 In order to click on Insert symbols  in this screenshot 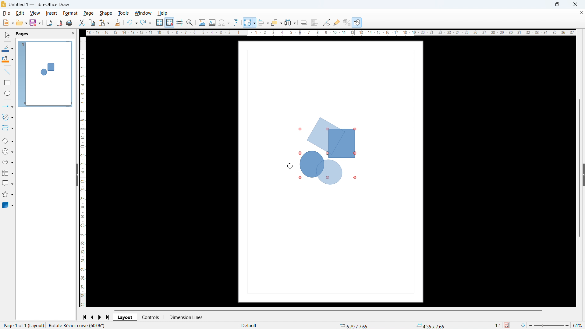, I will do `click(224, 23)`.